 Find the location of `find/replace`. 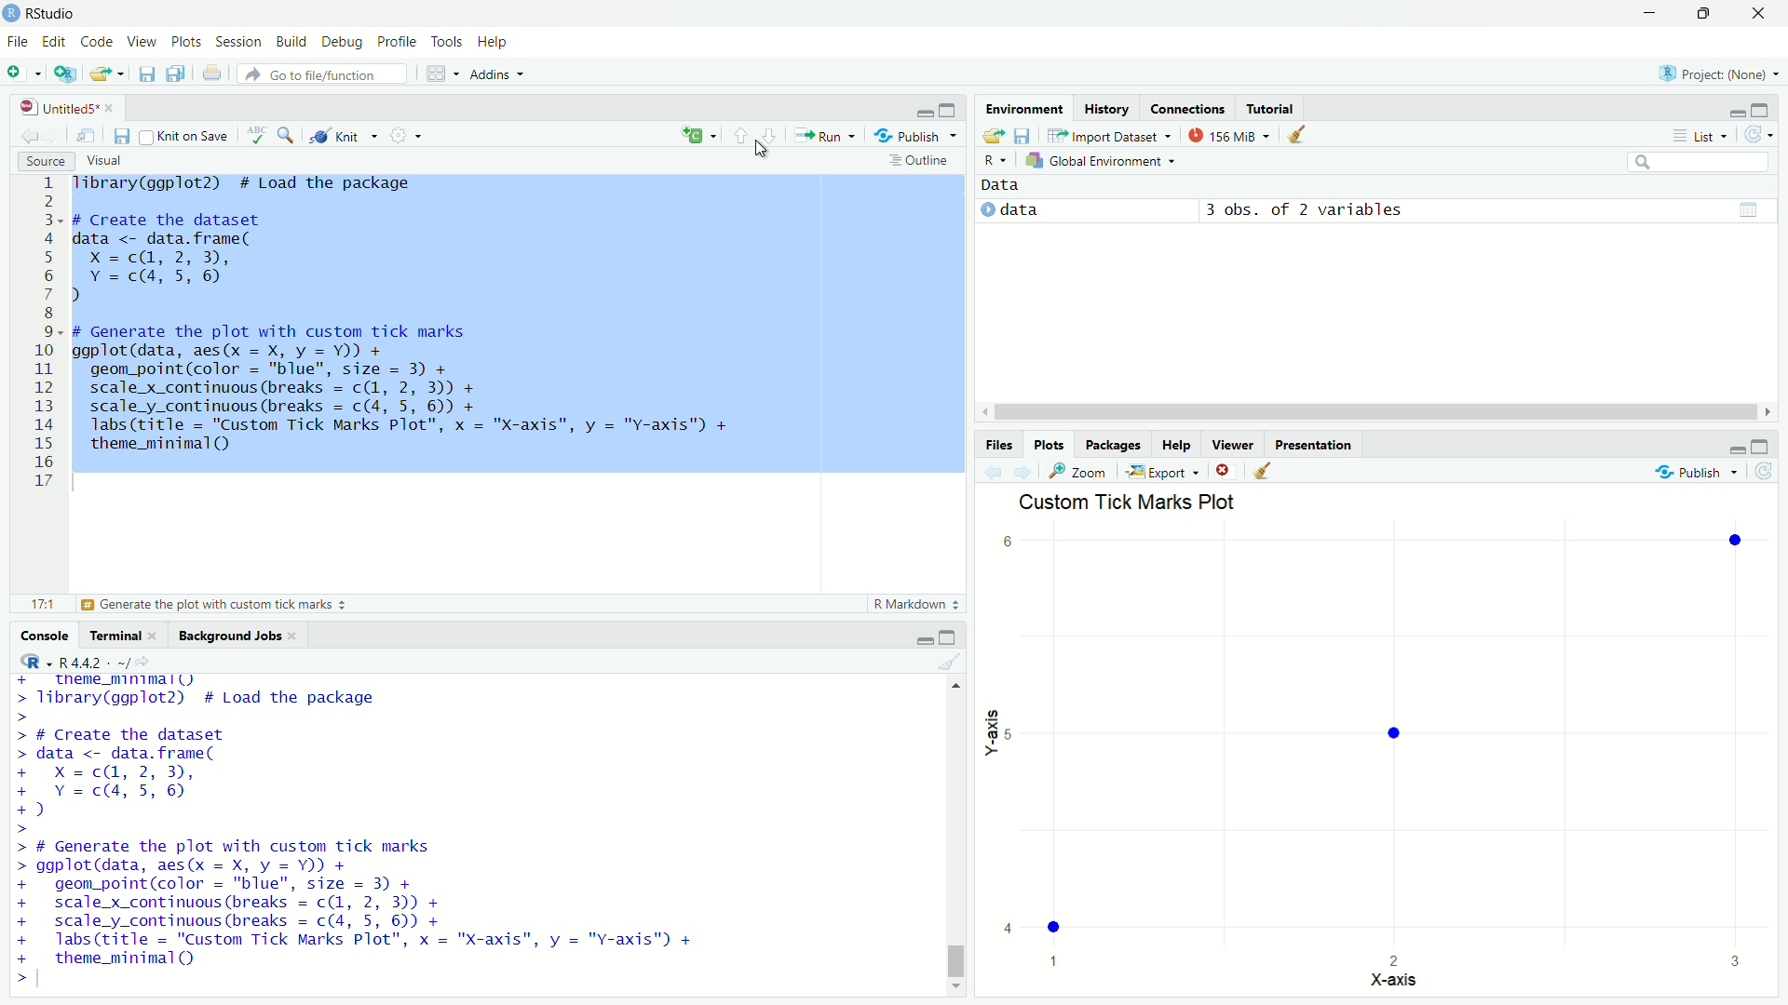

find/replace is located at coordinates (289, 136).